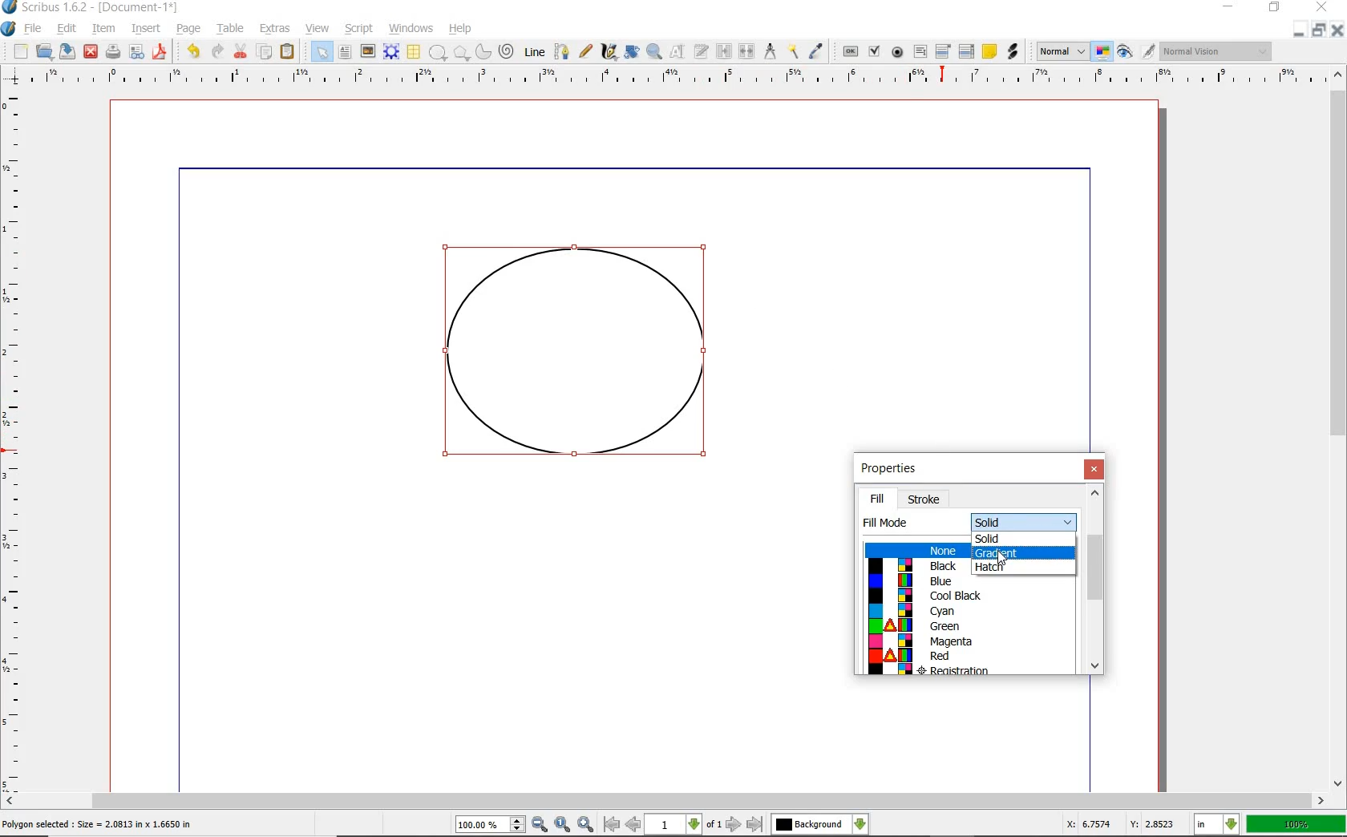  What do you see at coordinates (910, 565) in the screenshot?
I see `color` at bounding box center [910, 565].